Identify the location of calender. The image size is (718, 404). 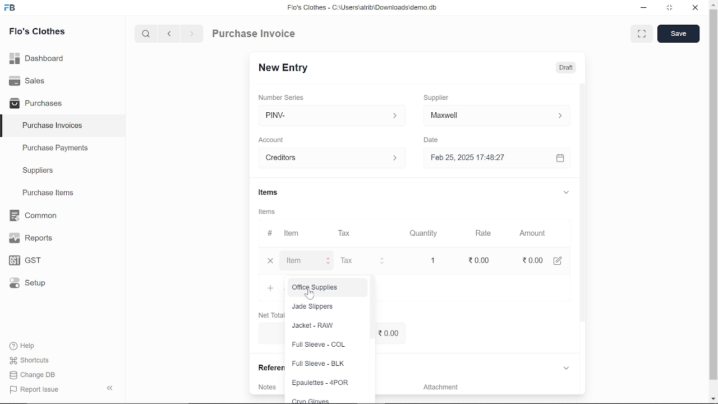
(564, 158).